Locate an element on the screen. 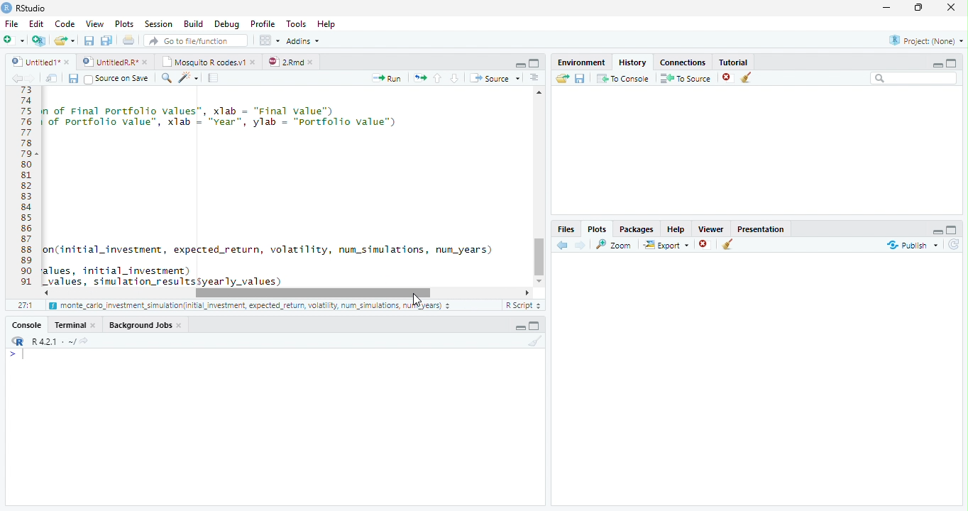 This screenshot has width=968, height=511. Scroll down is located at coordinates (540, 279).